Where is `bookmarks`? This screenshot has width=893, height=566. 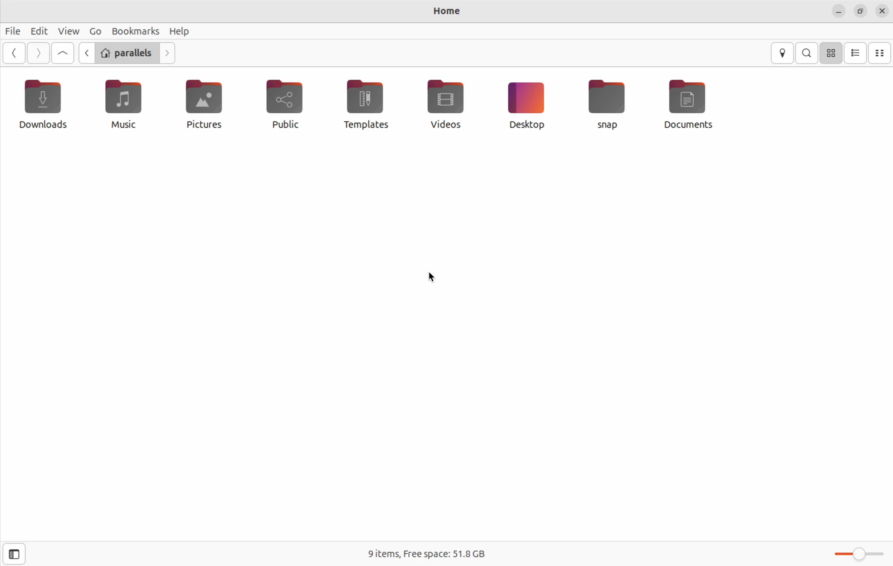 bookmarks is located at coordinates (135, 30).